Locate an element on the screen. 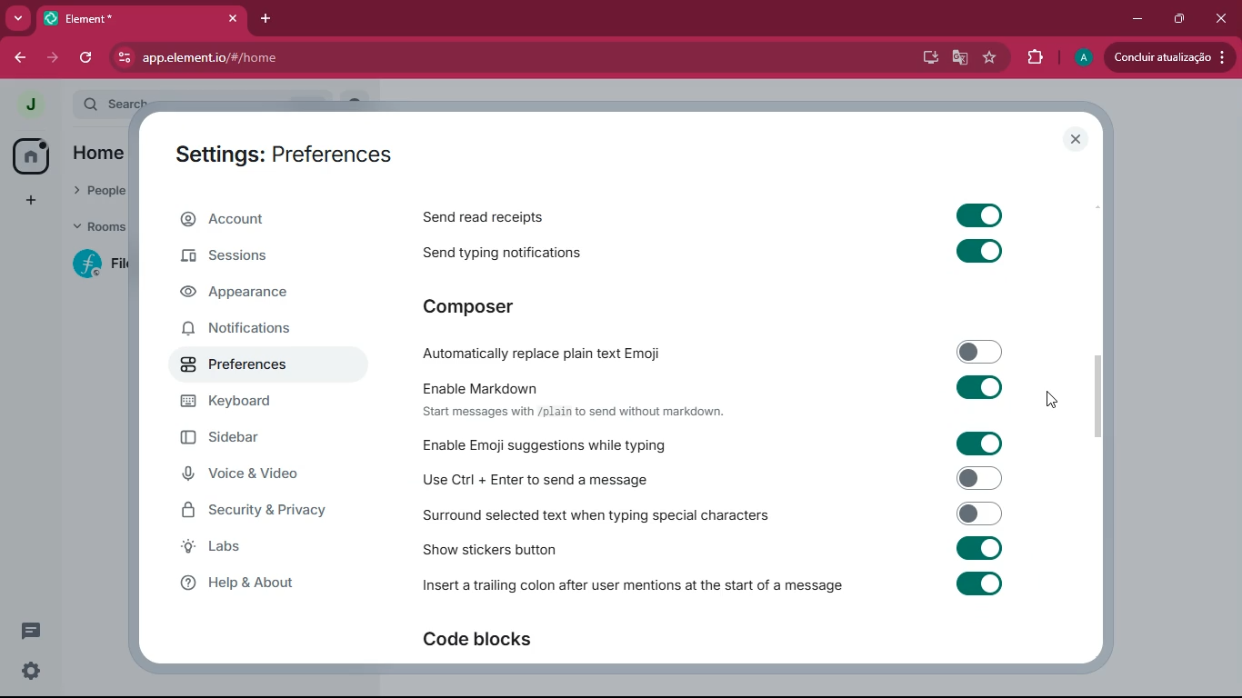 The width and height of the screenshot is (1242, 698). cursor is located at coordinates (1053, 403).